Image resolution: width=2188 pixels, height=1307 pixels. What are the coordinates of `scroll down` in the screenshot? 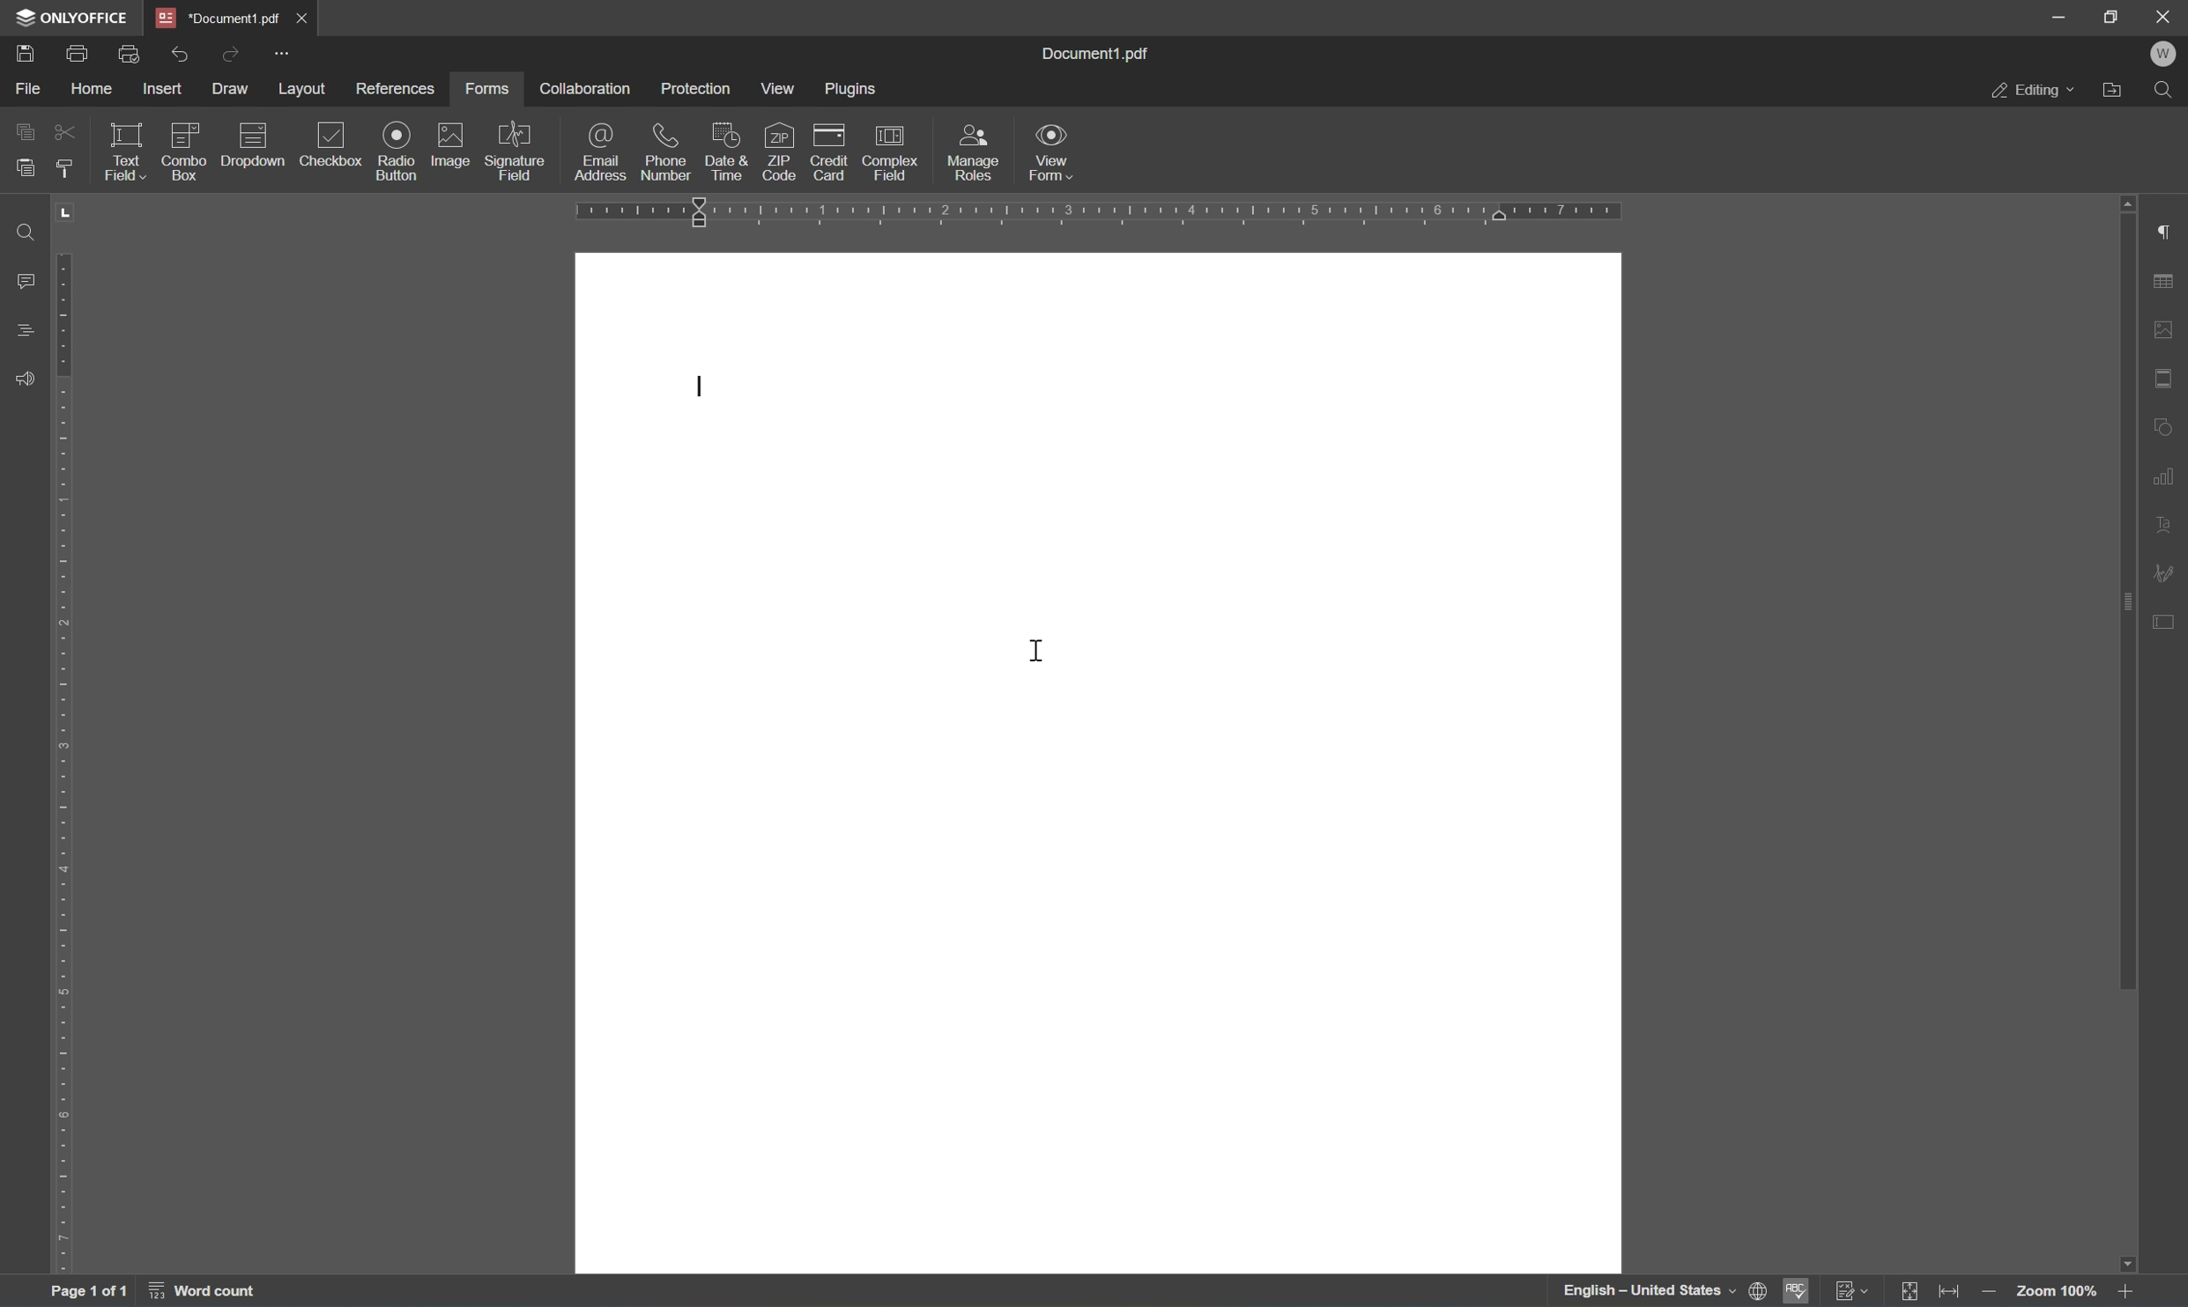 It's located at (2131, 1259).